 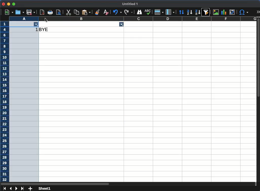 What do you see at coordinates (68, 12) in the screenshot?
I see `cut` at bounding box center [68, 12].